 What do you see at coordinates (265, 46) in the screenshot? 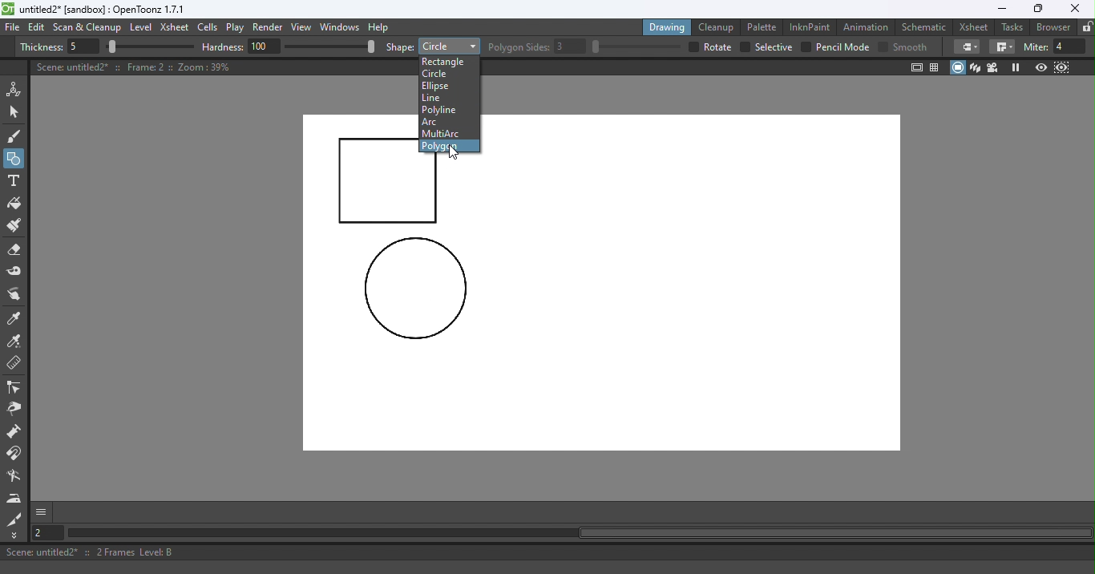
I see `100` at bounding box center [265, 46].